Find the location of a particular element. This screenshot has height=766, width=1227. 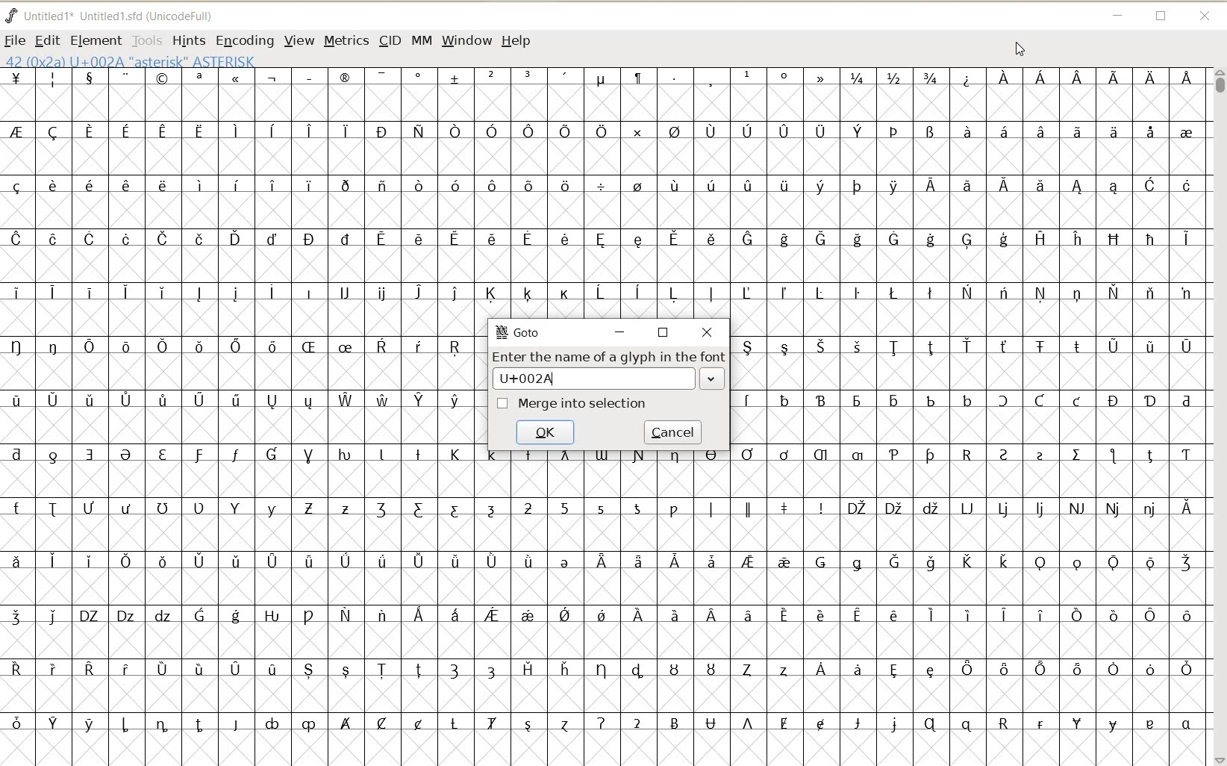

MM is located at coordinates (421, 42).